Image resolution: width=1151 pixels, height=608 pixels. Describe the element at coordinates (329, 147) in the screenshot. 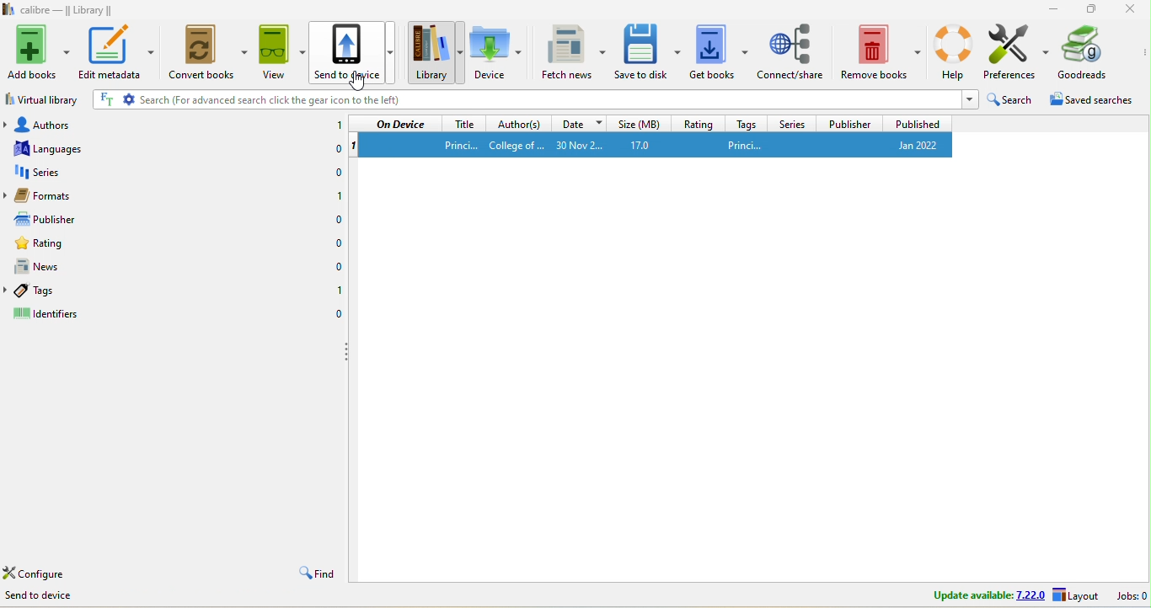

I see `0` at that location.